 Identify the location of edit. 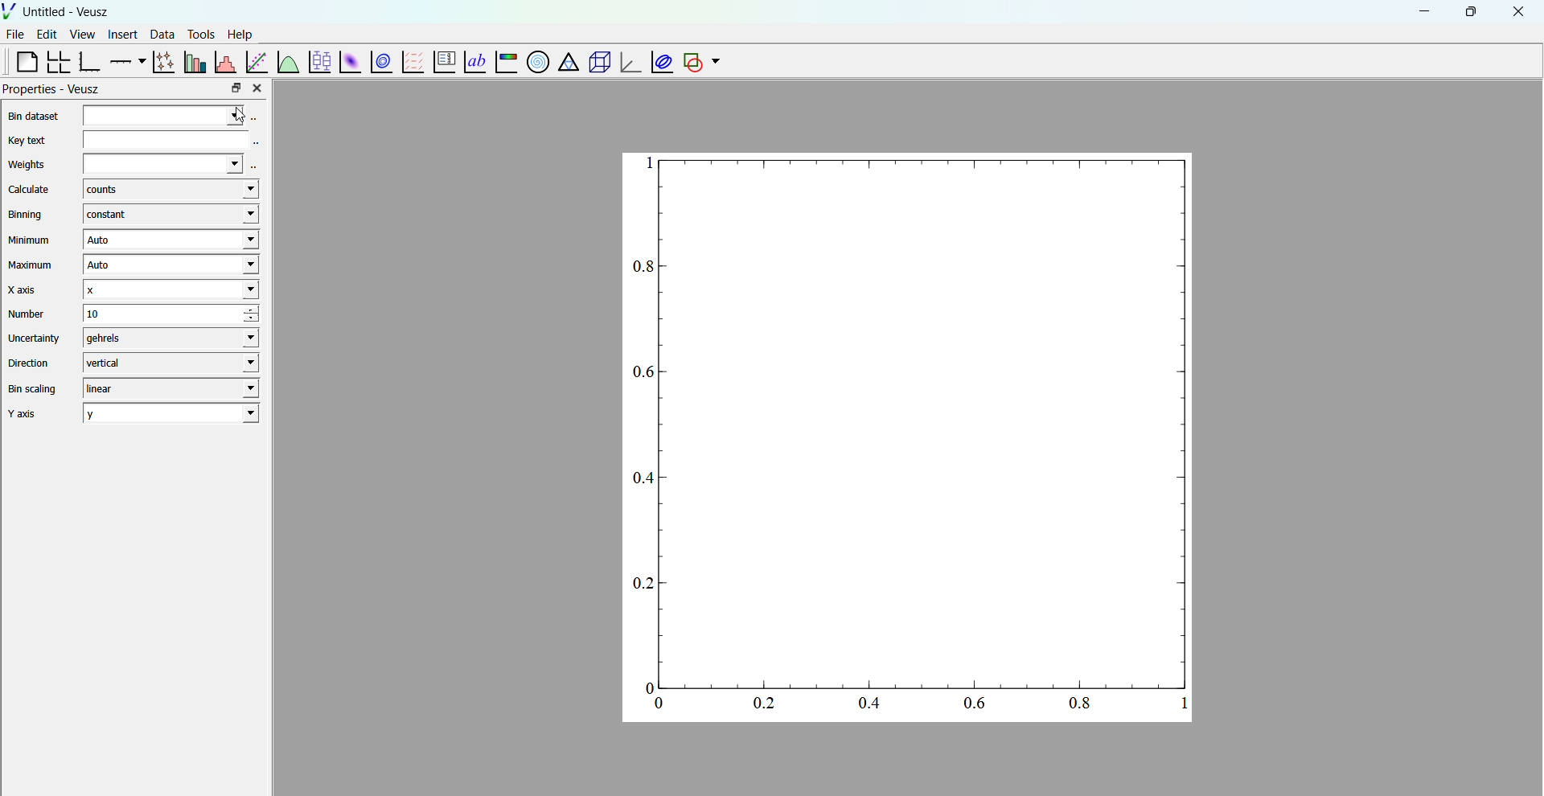
(48, 35).